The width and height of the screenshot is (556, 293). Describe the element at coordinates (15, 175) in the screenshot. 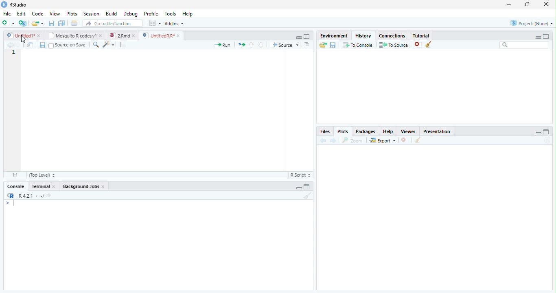

I see `1:1` at that location.